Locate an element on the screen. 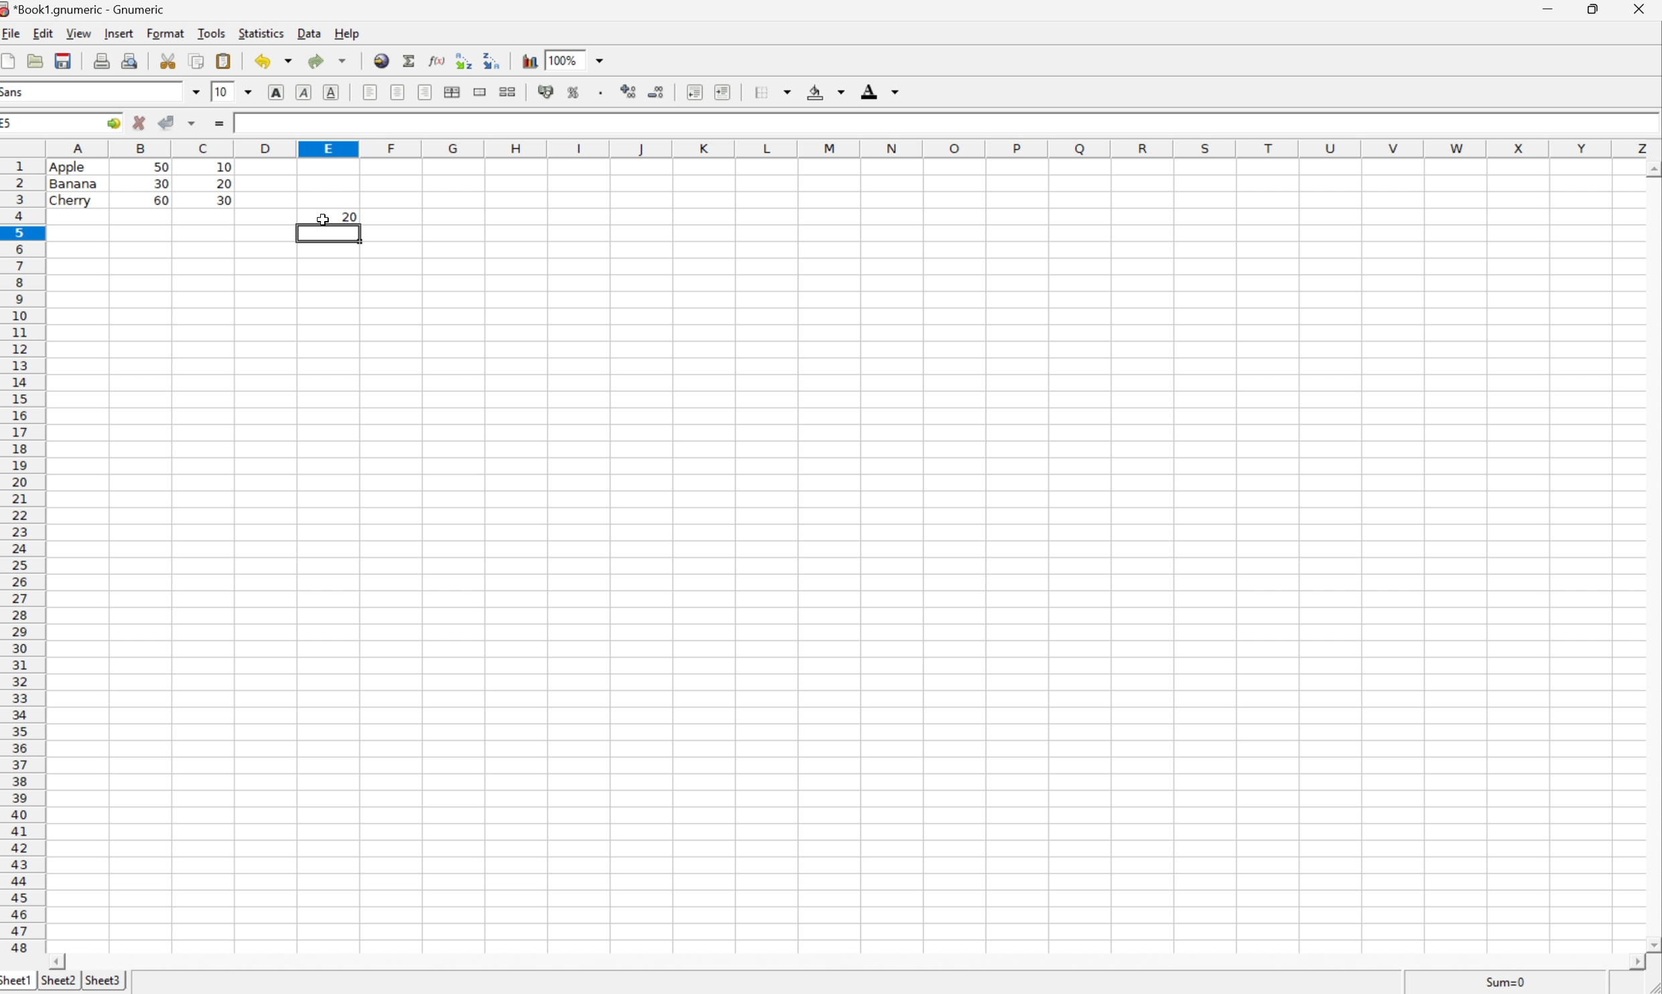  borders is located at coordinates (773, 92).